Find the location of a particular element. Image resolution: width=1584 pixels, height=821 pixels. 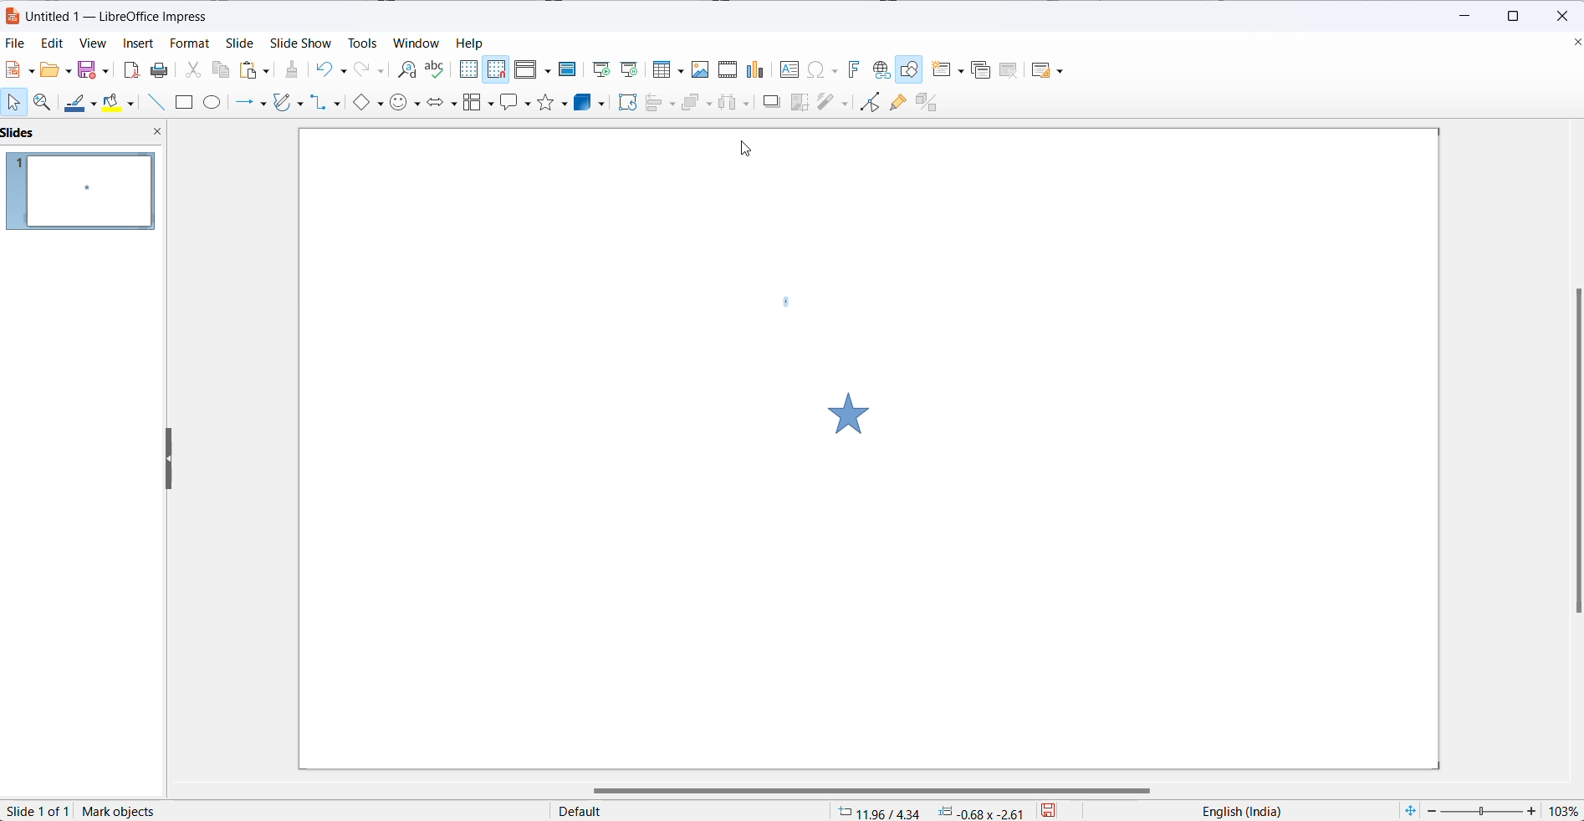

mark objects is located at coordinates (123, 812).